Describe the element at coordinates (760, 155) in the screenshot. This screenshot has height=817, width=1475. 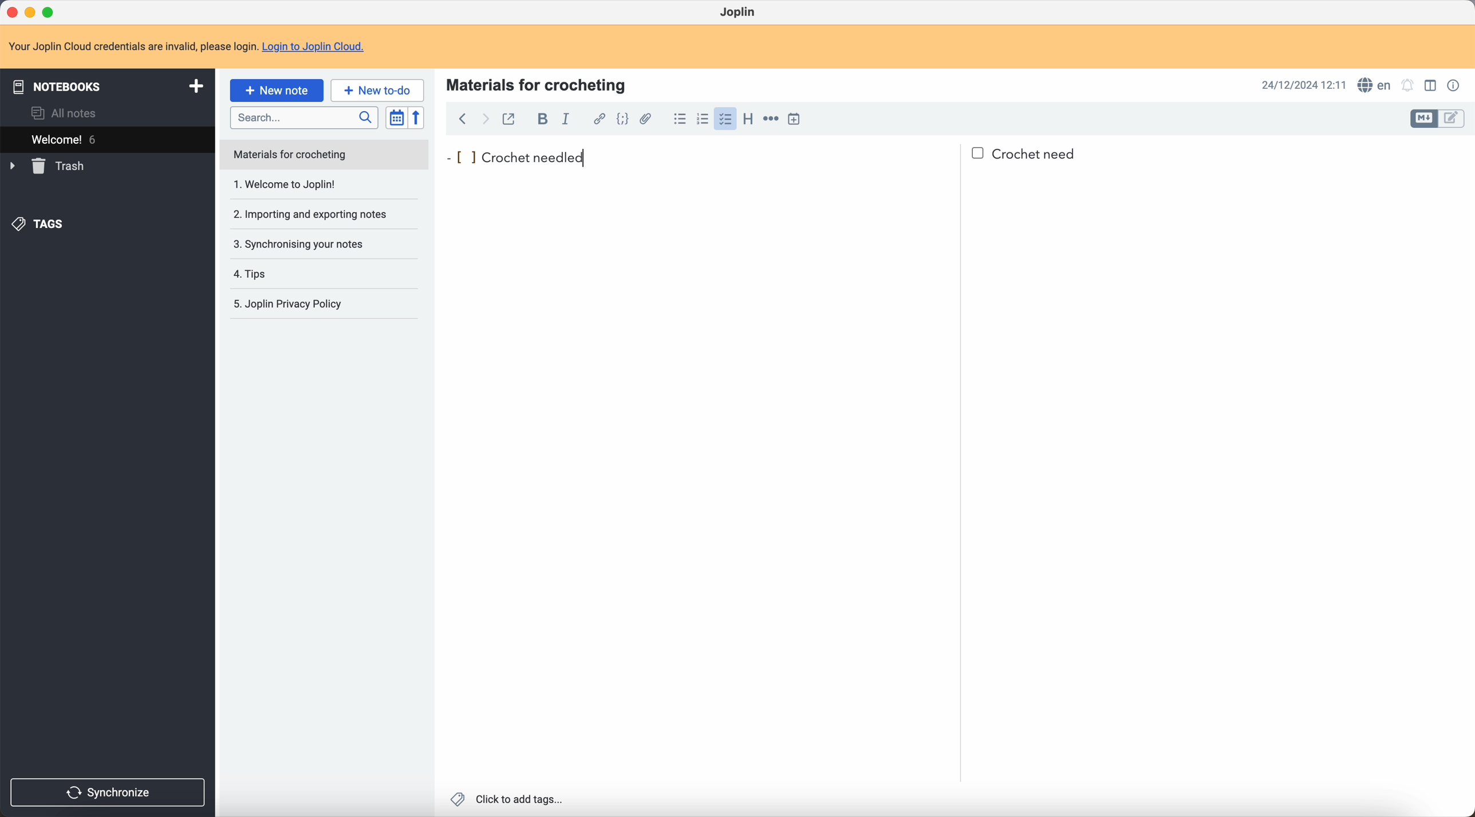
I see `crochet needled` at that location.